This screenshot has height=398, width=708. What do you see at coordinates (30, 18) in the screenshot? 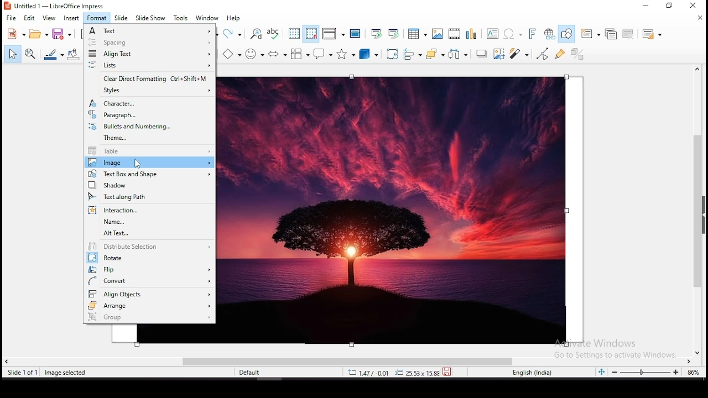
I see `edit` at bounding box center [30, 18].